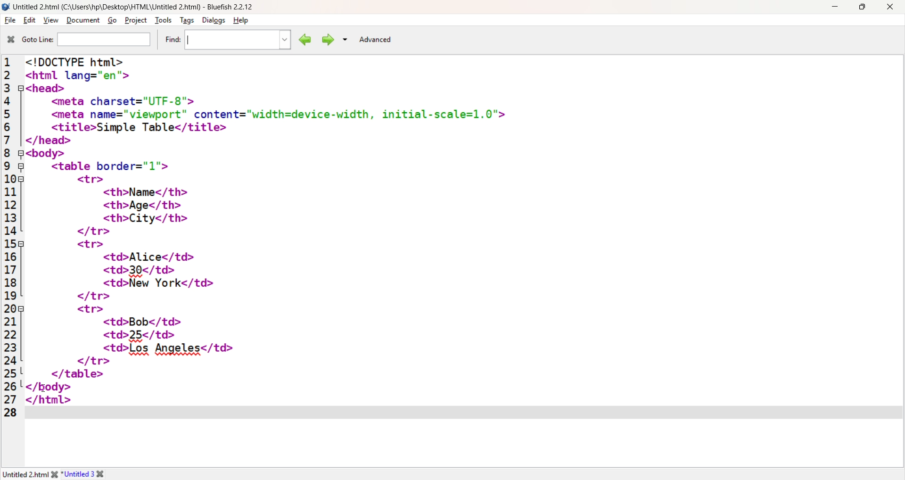  I want to click on View, so click(50, 20).